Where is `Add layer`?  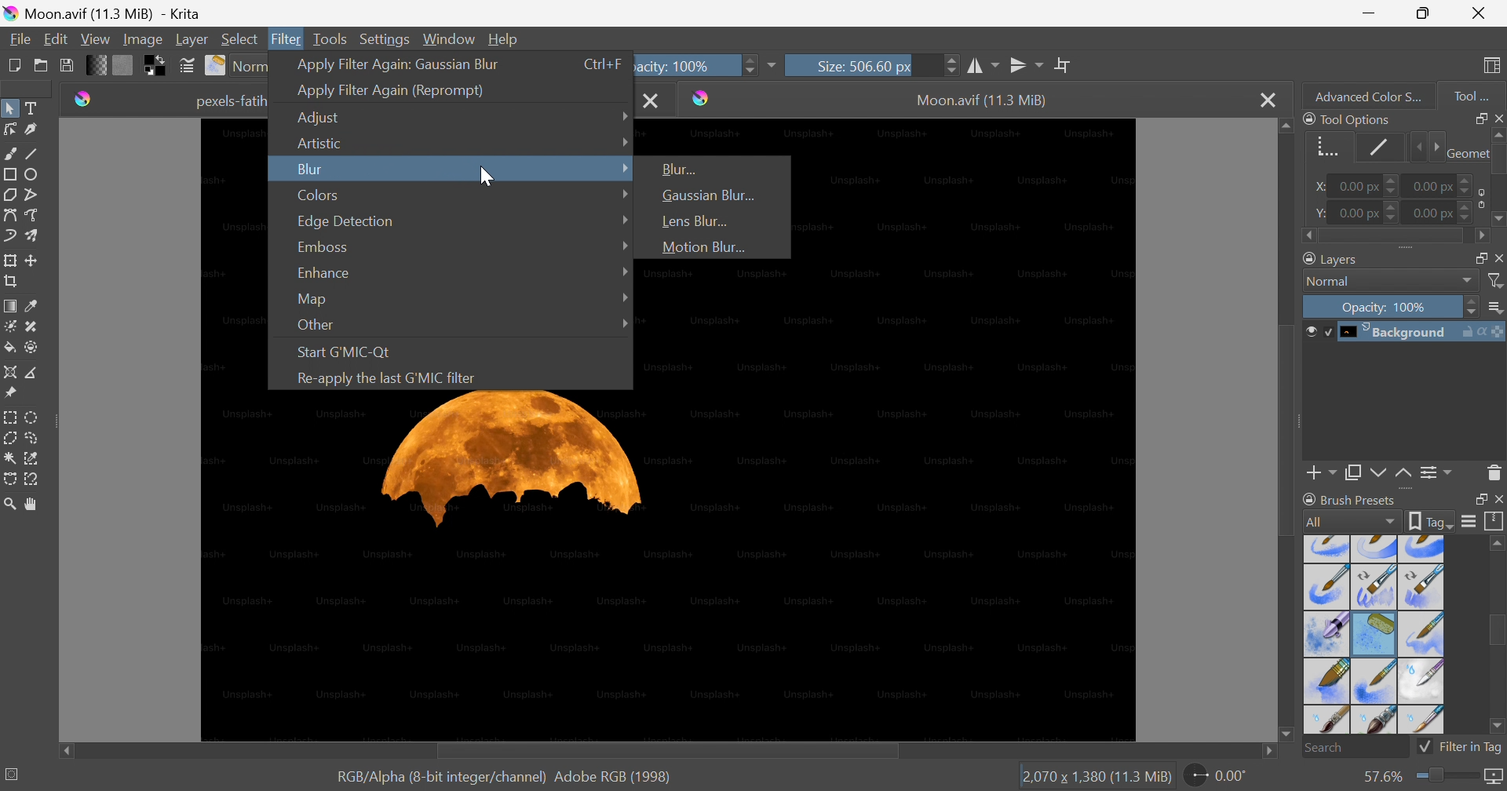 Add layer is located at coordinates (1322, 476).